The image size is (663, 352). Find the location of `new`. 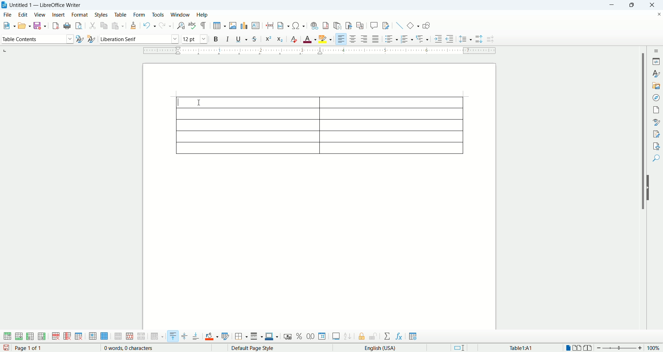

new is located at coordinates (8, 26).